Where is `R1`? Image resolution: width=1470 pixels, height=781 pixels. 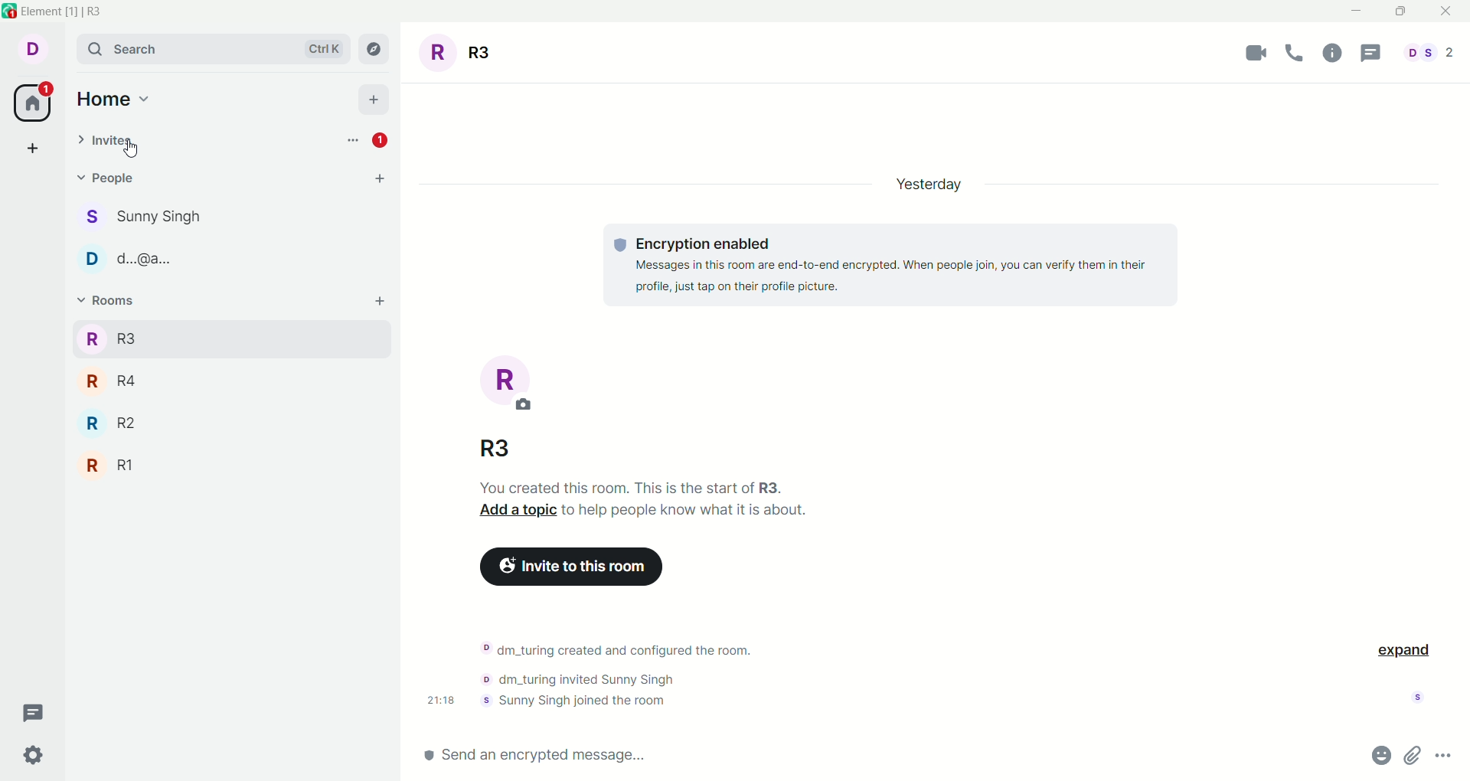
R1 is located at coordinates (227, 462).